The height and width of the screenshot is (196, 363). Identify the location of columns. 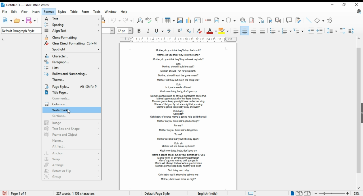
(72, 103).